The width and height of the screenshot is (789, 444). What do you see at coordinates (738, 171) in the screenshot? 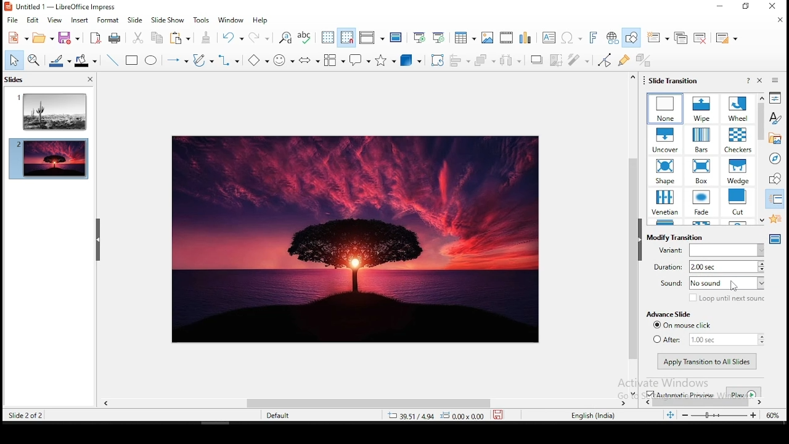
I see `transition effects` at bounding box center [738, 171].